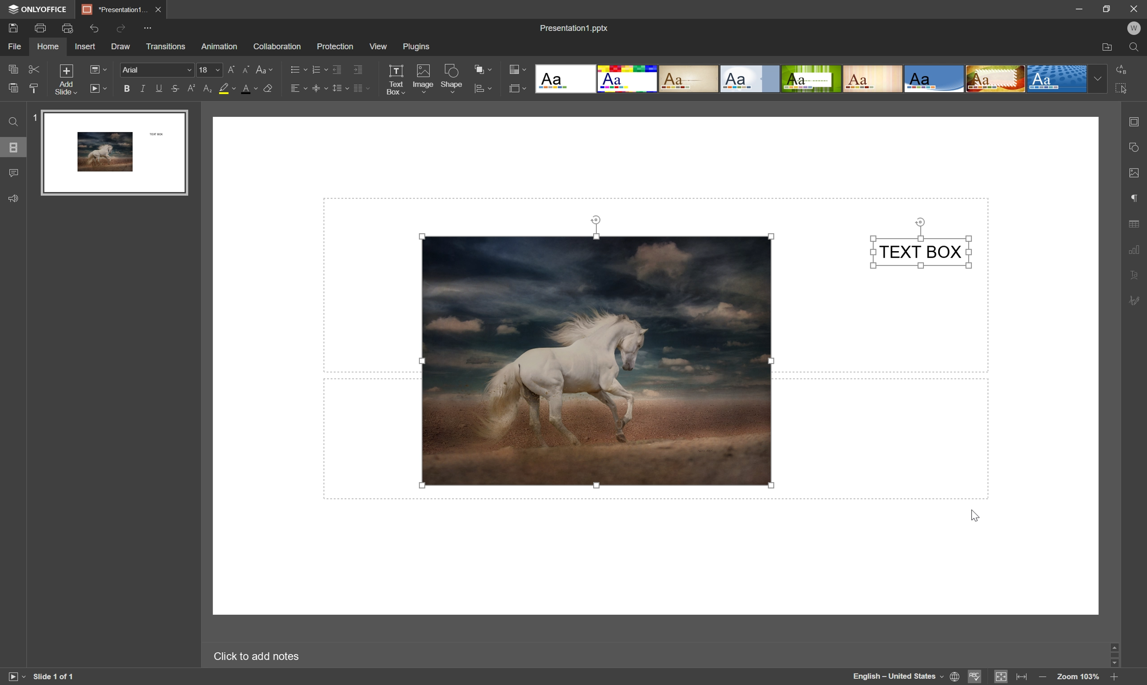  Describe the element at coordinates (417, 46) in the screenshot. I see `plugins` at that location.